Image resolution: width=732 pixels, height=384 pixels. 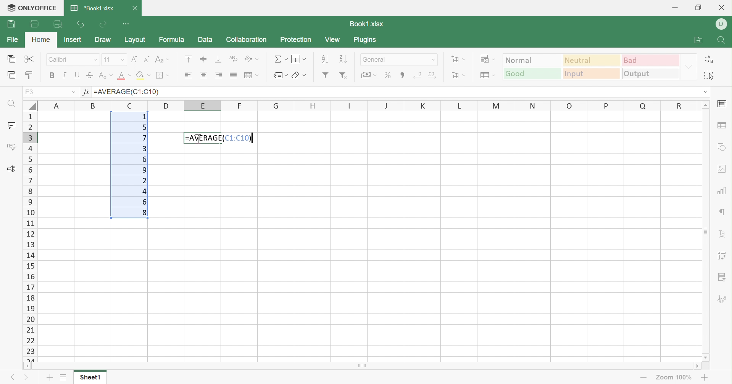 What do you see at coordinates (50, 378) in the screenshot?
I see `Add sheet` at bounding box center [50, 378].